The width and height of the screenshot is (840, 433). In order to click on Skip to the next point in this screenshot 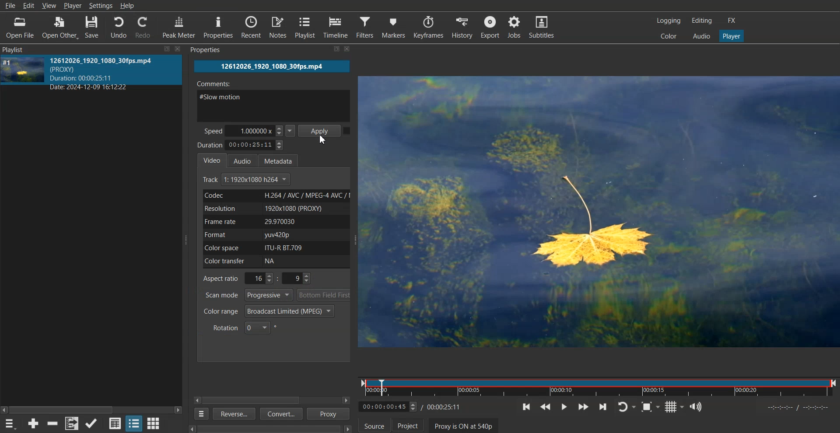, I will do `click(603, 406)`.